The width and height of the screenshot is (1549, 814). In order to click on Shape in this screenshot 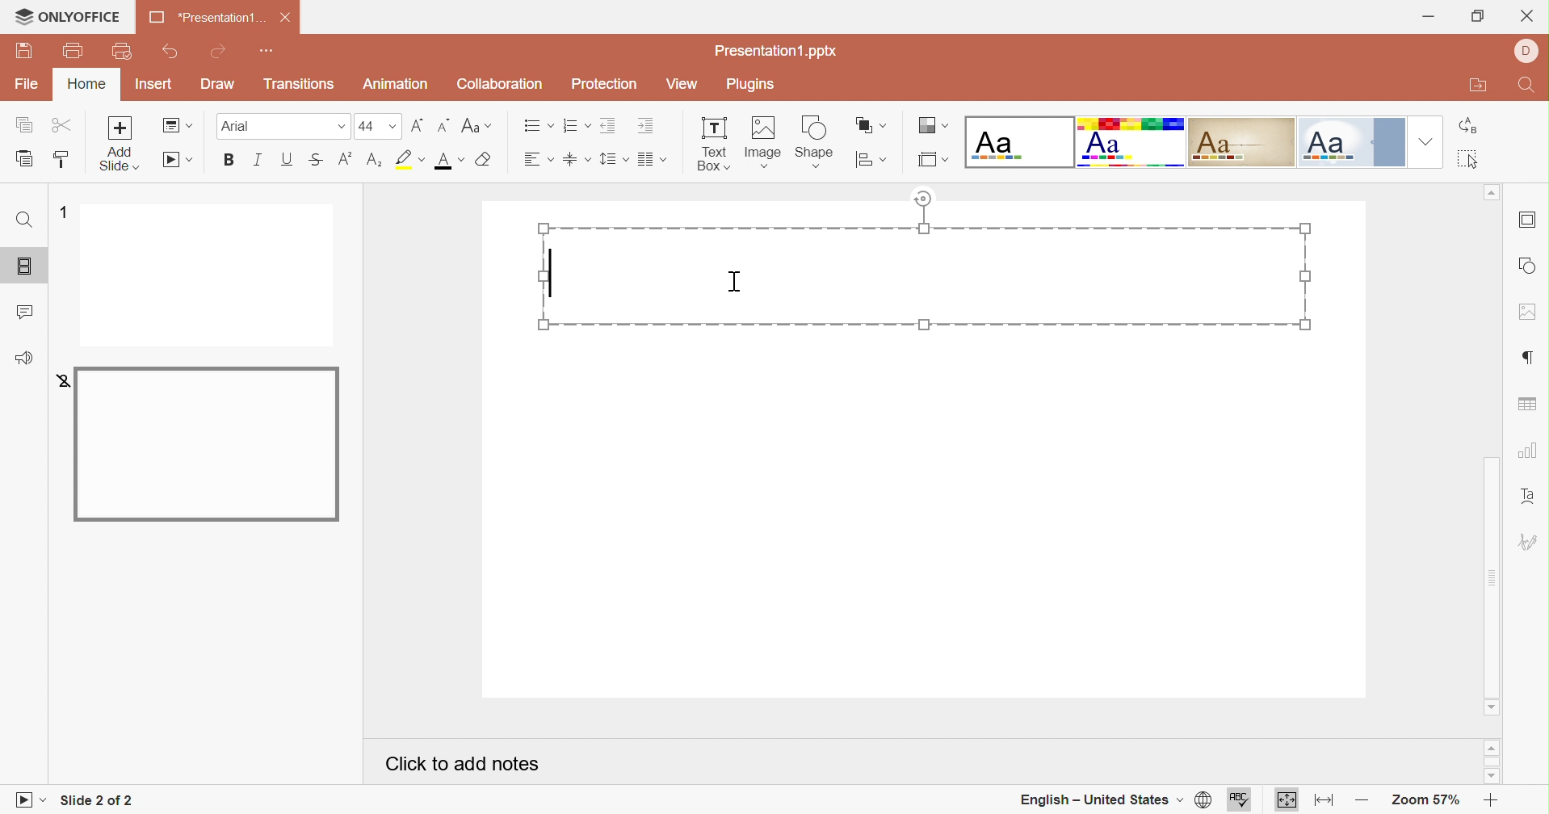, I will do `click(816, 143)`.